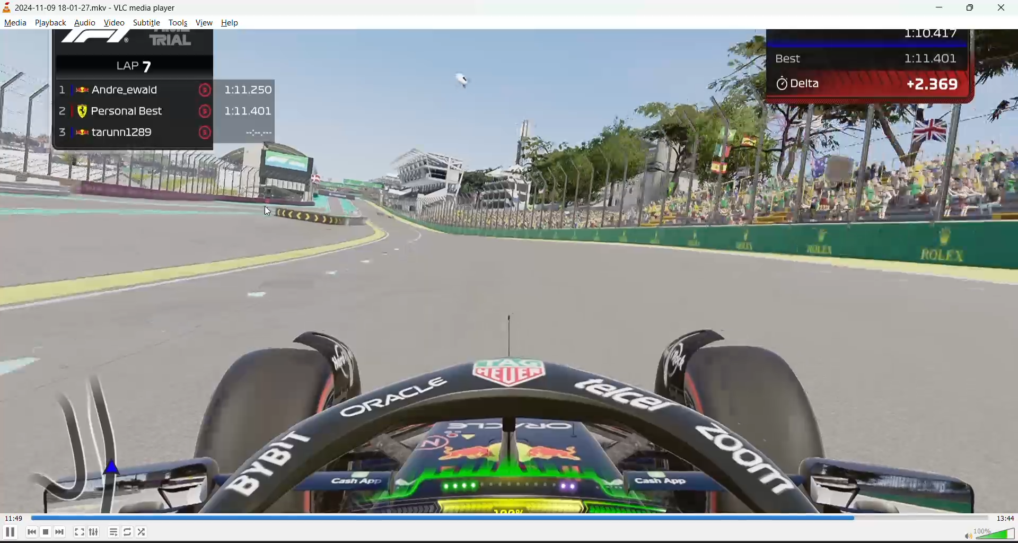 The image size is (1018, 543). Describe the element at coordinates (506, 516) in the screenshot. I see `track slider` at that location.